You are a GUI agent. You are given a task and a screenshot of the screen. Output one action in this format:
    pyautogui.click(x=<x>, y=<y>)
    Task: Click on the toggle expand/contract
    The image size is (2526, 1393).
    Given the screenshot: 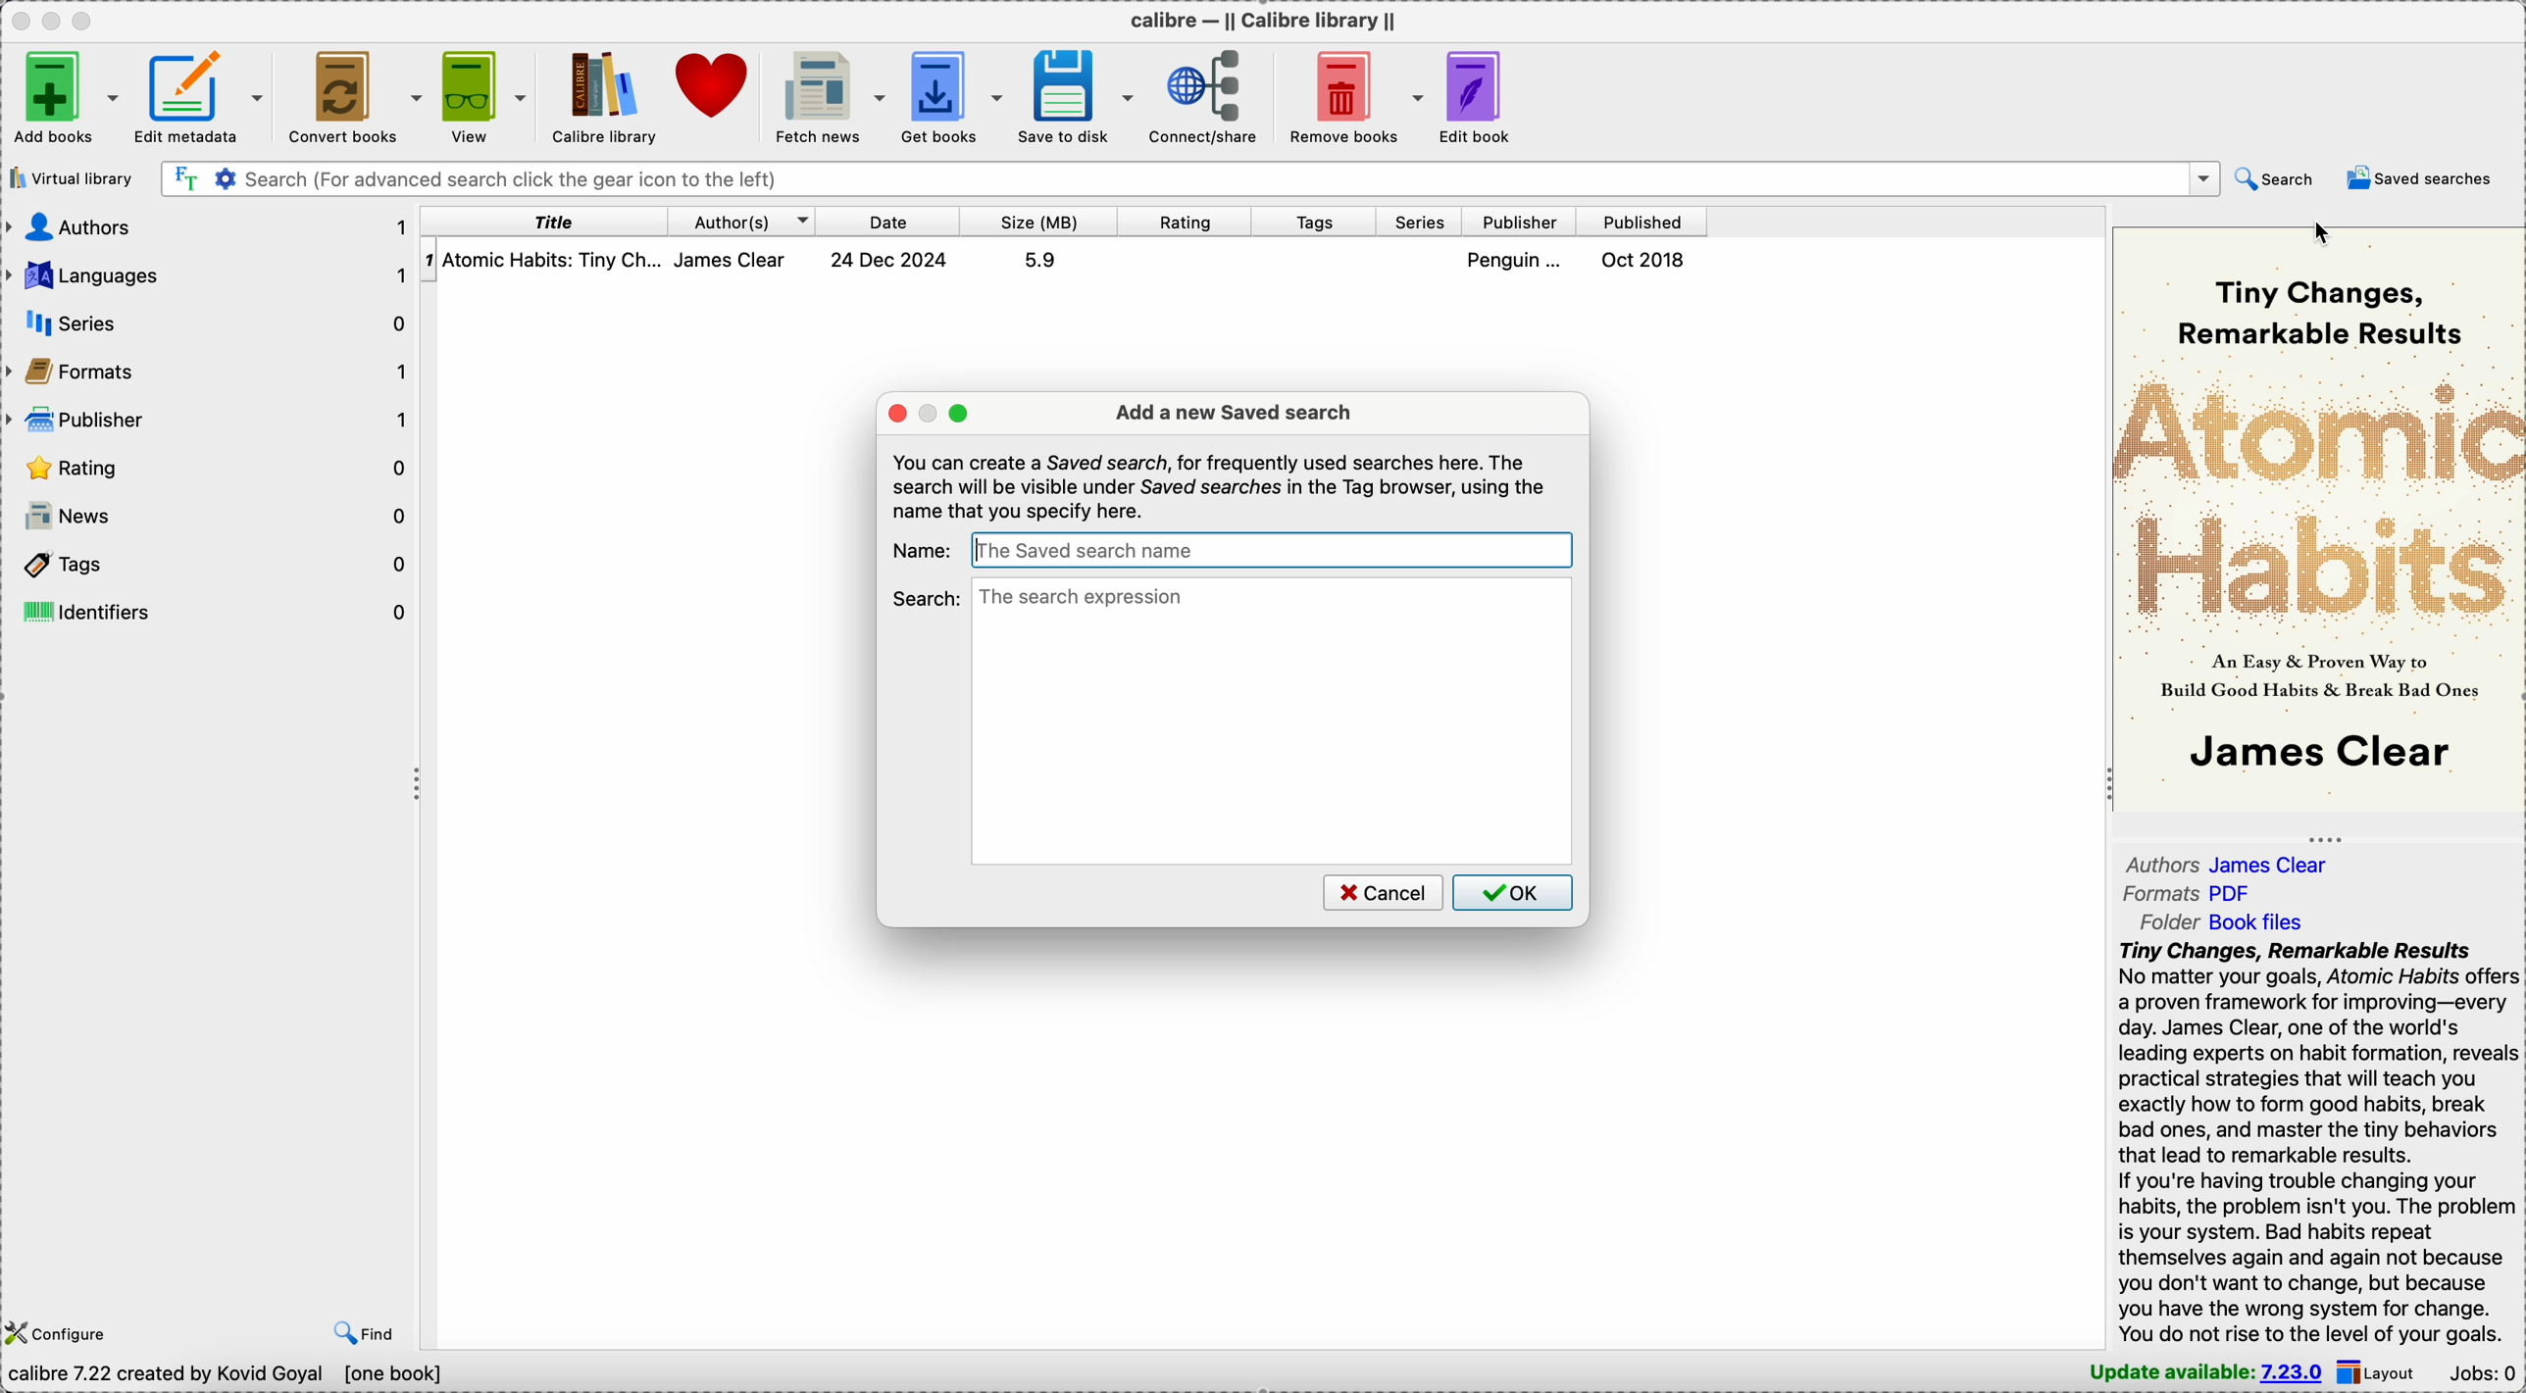 What is the action you would take?
    pyautogui.click(x=419, y=785)
    